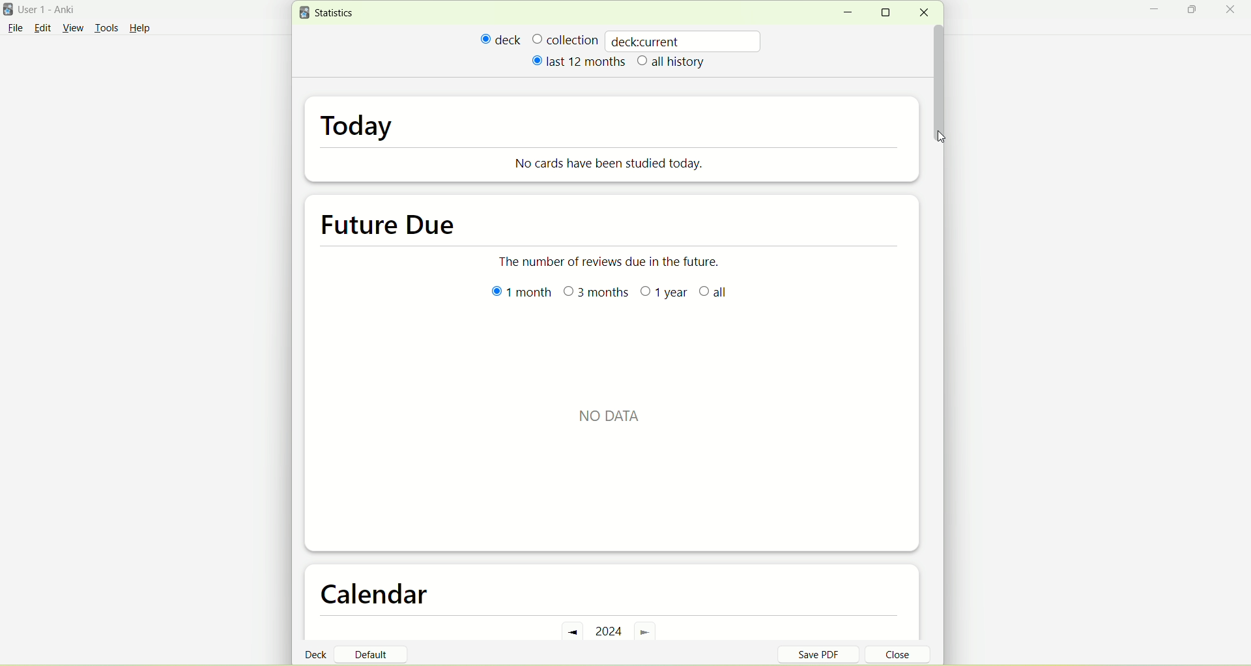  Describe the element at coordinates (890, 12) in the screenshot. I see `maximize` at that location.